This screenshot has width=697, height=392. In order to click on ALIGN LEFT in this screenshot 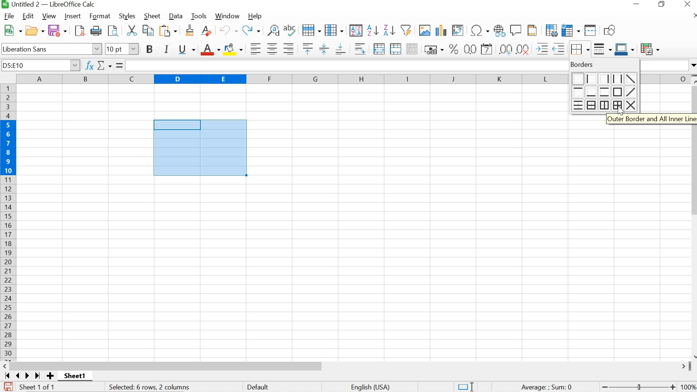, I will do `click(256, 48)`.